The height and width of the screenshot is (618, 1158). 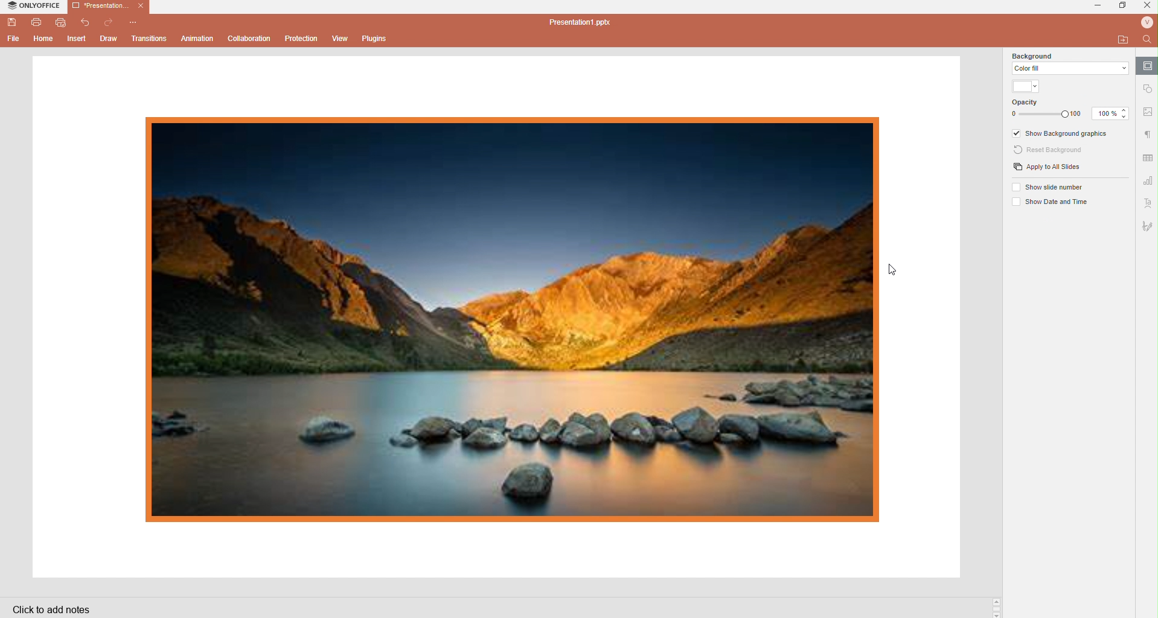 What do you see at coordinates (135, 21) in the screenshot?
I see `Customize quick access toolbar` at bounding box center [135, 21].